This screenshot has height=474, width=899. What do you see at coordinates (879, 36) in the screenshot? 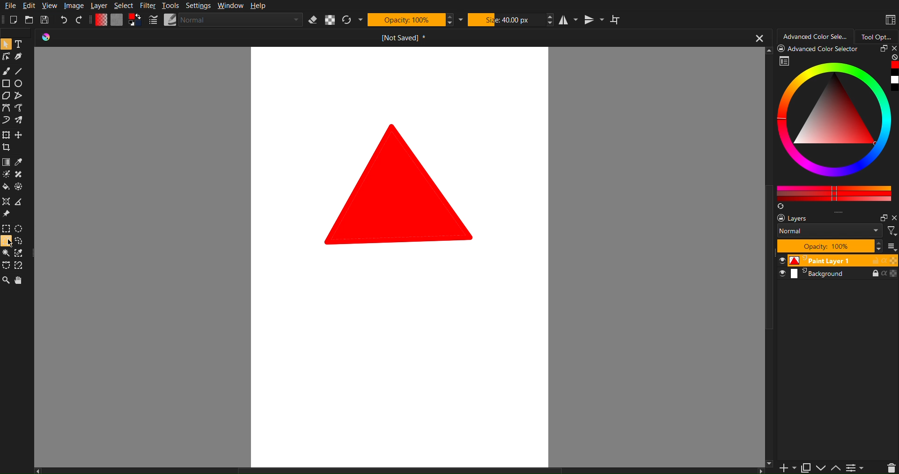
I see `Tool Options` at bounding box center [879, 36].